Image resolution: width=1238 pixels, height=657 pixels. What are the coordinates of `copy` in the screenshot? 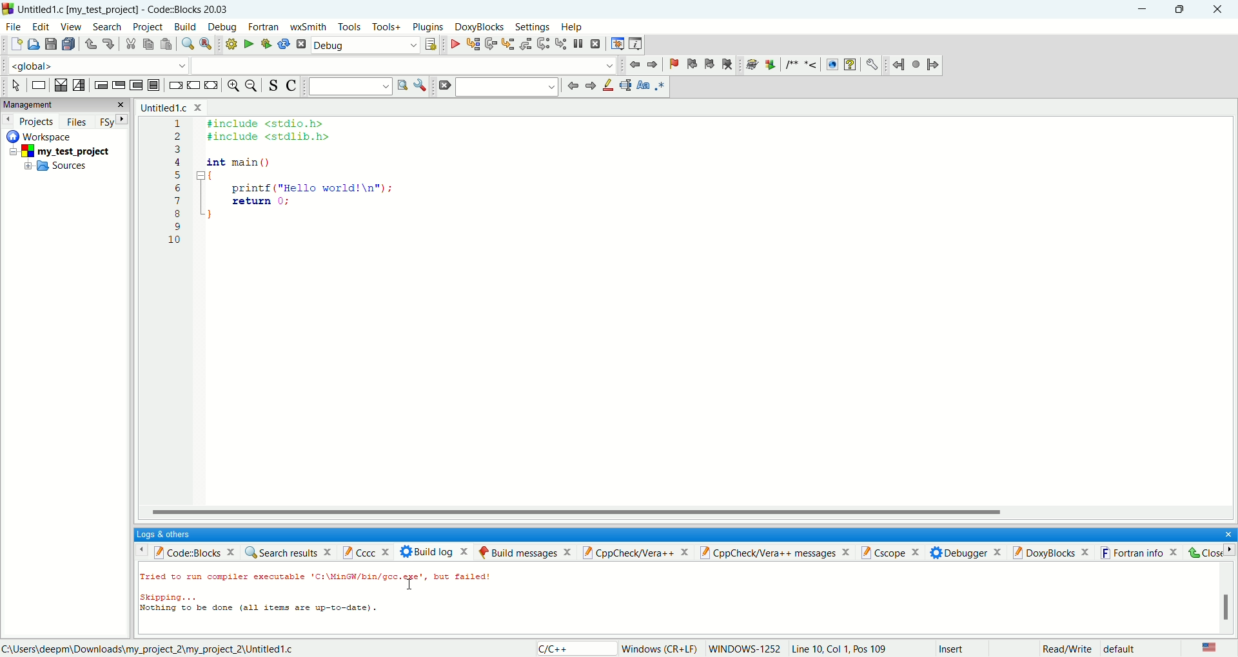 It's located at (148, 45).